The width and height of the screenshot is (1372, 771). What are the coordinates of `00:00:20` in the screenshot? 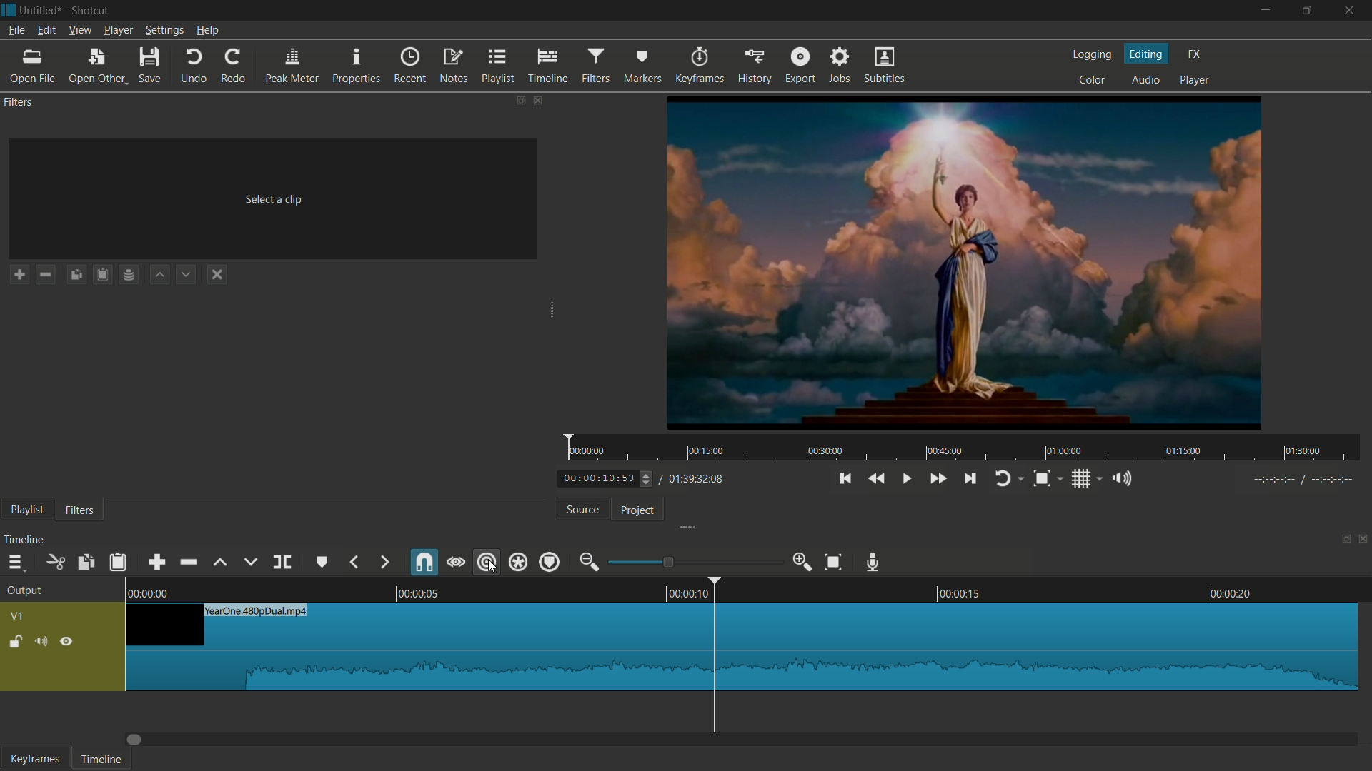 It's located at (1232, 592).